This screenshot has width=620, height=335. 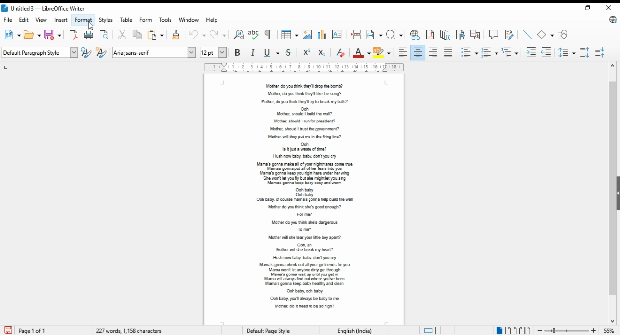 I want to click on multi page view, so click(x=510, y=330).